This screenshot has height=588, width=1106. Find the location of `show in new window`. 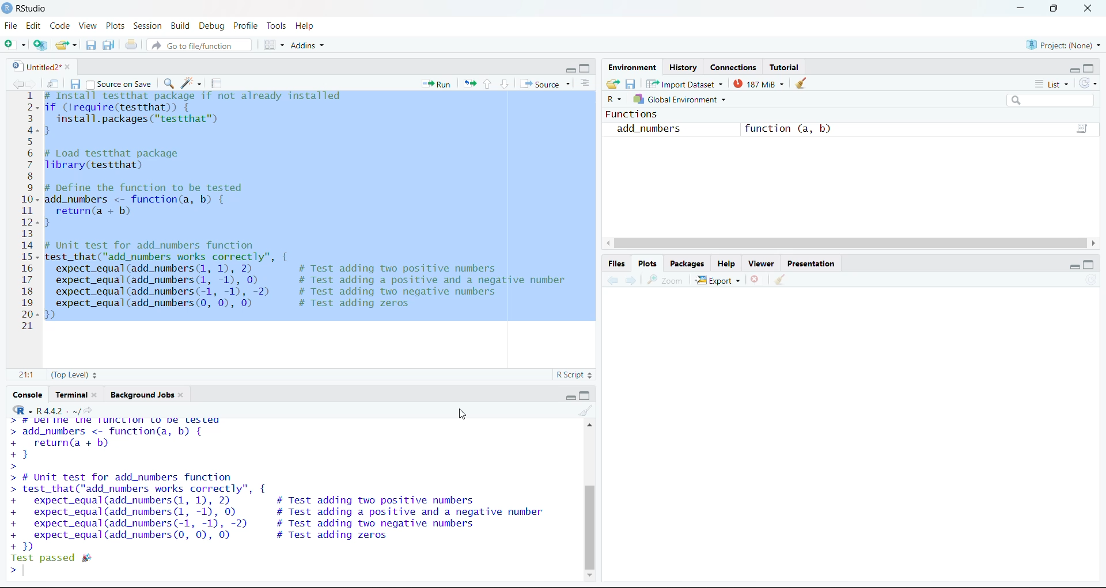

show in new window is located at coordinates (54, 84).